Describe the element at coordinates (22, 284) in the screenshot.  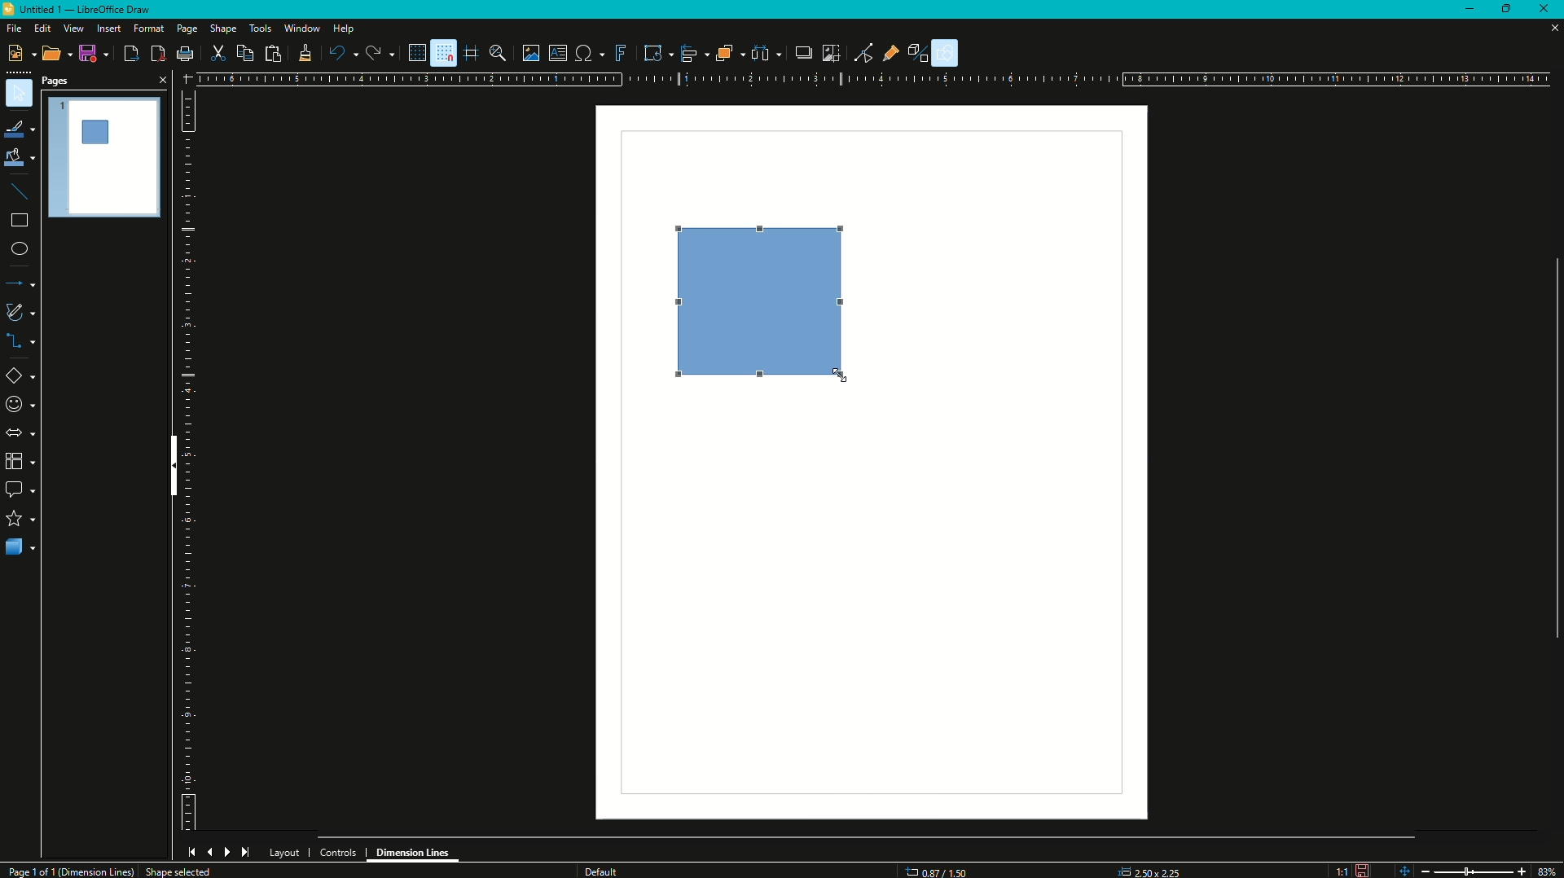
I see `Lines and Arrows` at that location.